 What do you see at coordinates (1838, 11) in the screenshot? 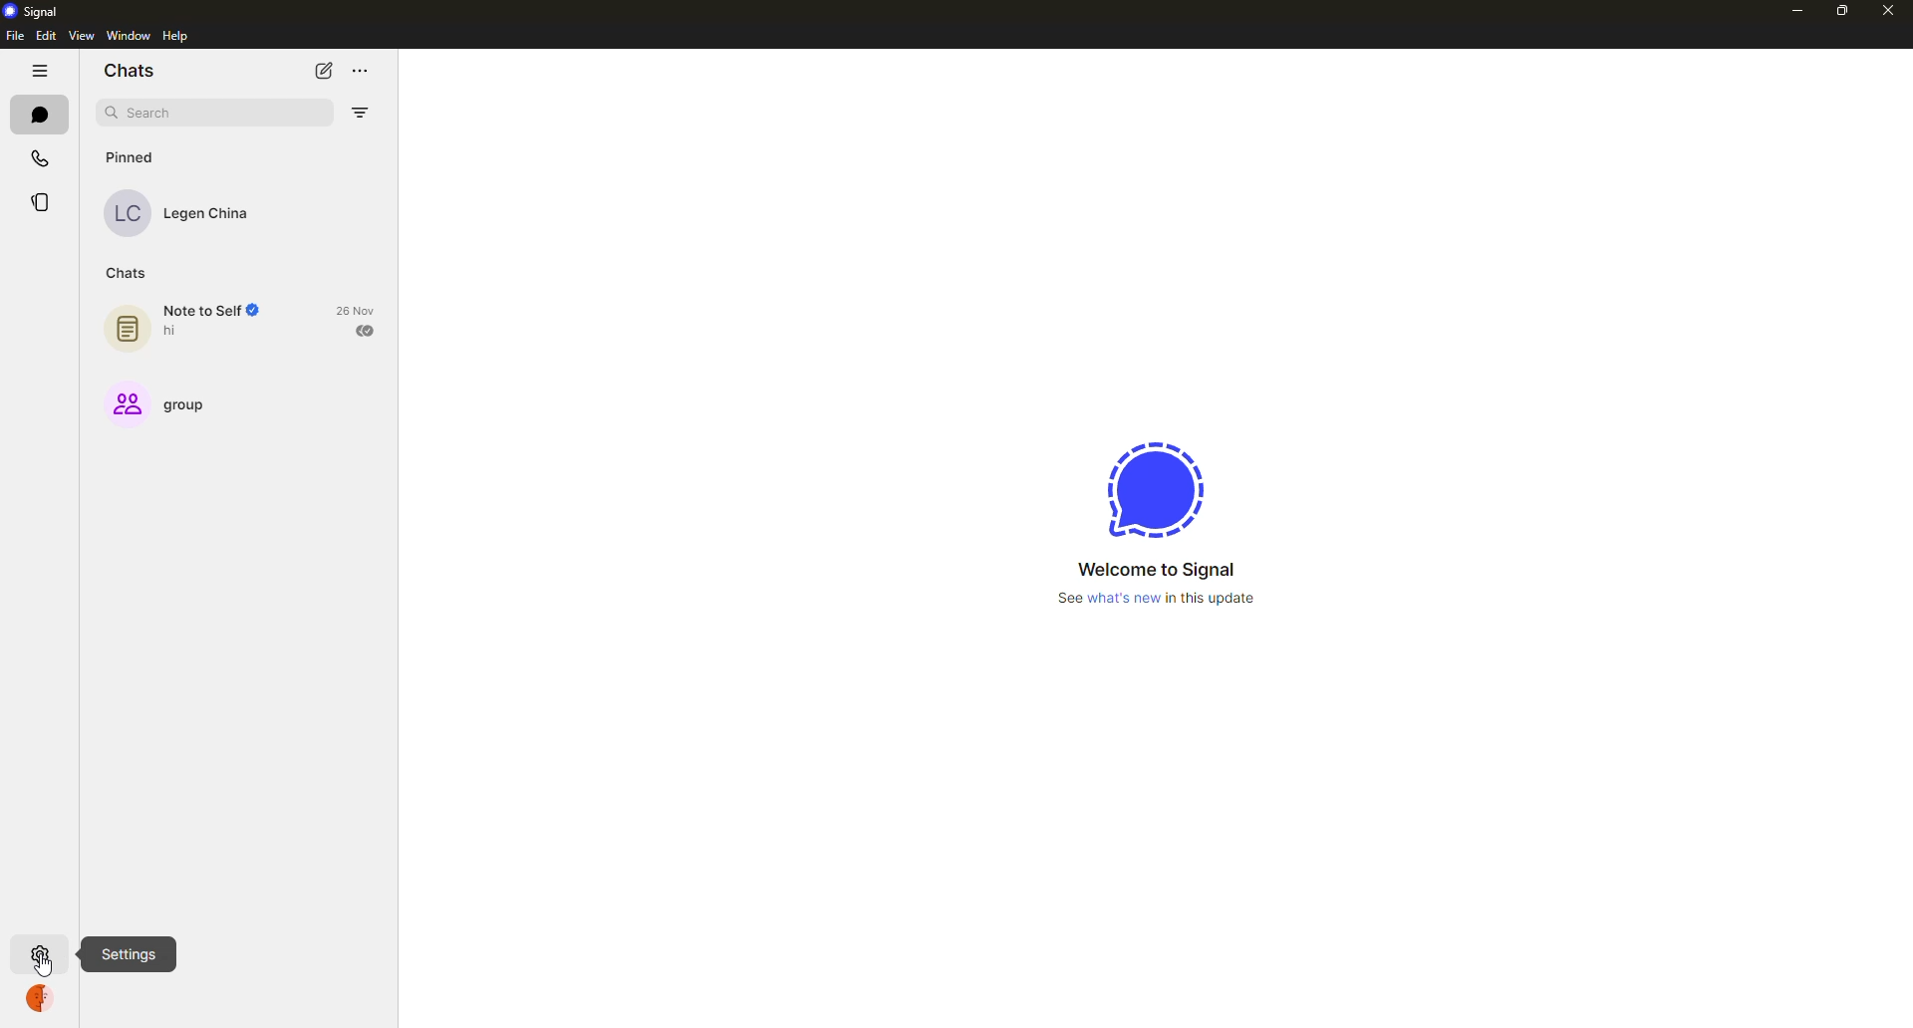
I see `maximize` at bounding box center [1838, 11].